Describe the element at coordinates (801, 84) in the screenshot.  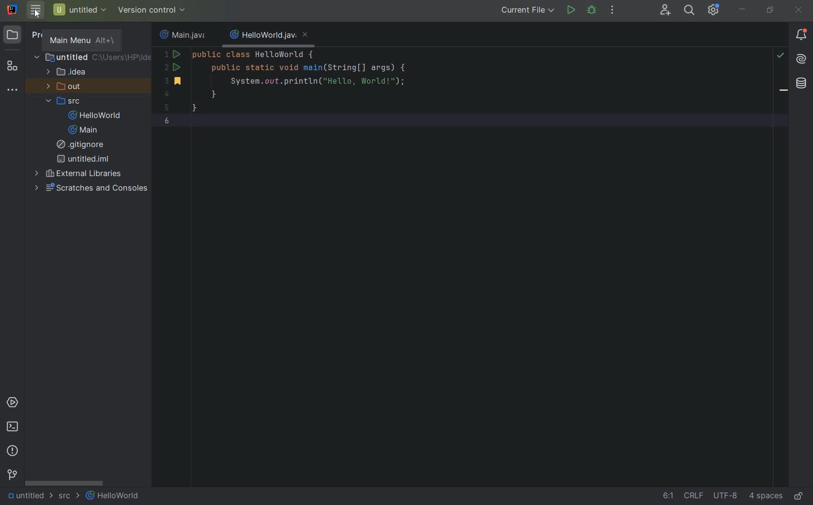
I see `database` at that location.